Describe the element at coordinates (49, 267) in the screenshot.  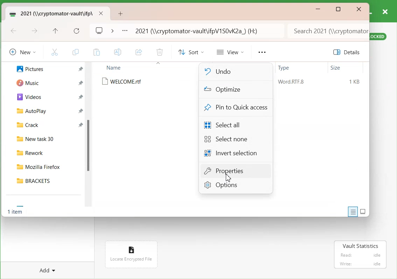
I see `Add` at that location.